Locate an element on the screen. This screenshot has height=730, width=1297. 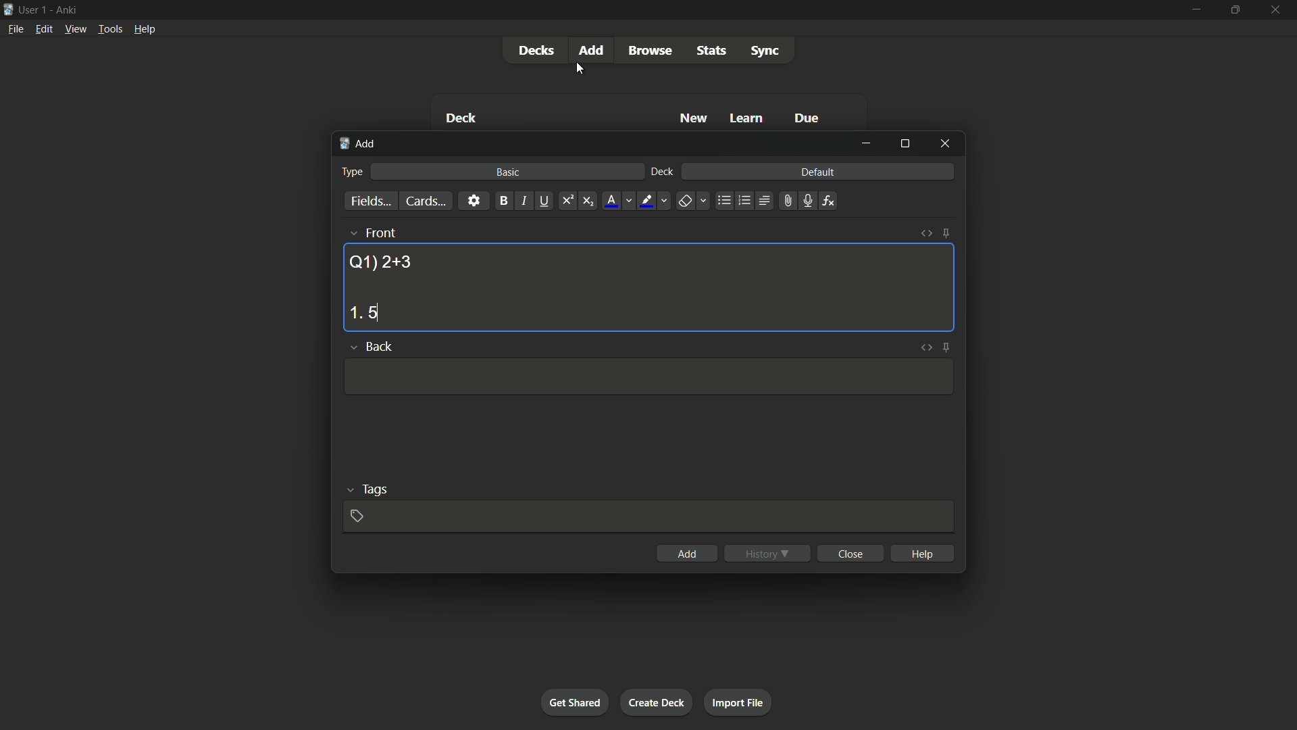
minimize is located at coordinates (1195, 9).